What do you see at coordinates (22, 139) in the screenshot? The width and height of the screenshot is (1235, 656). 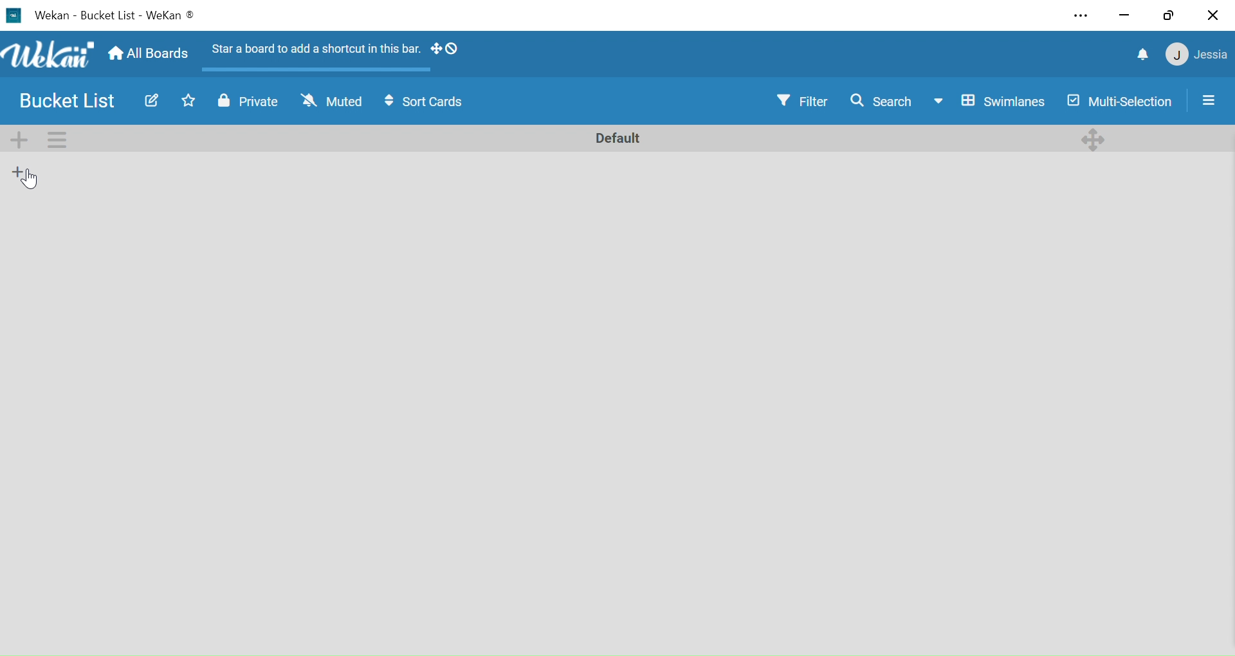 I see `Add Swimlanes` at bounding box center [22, 139].